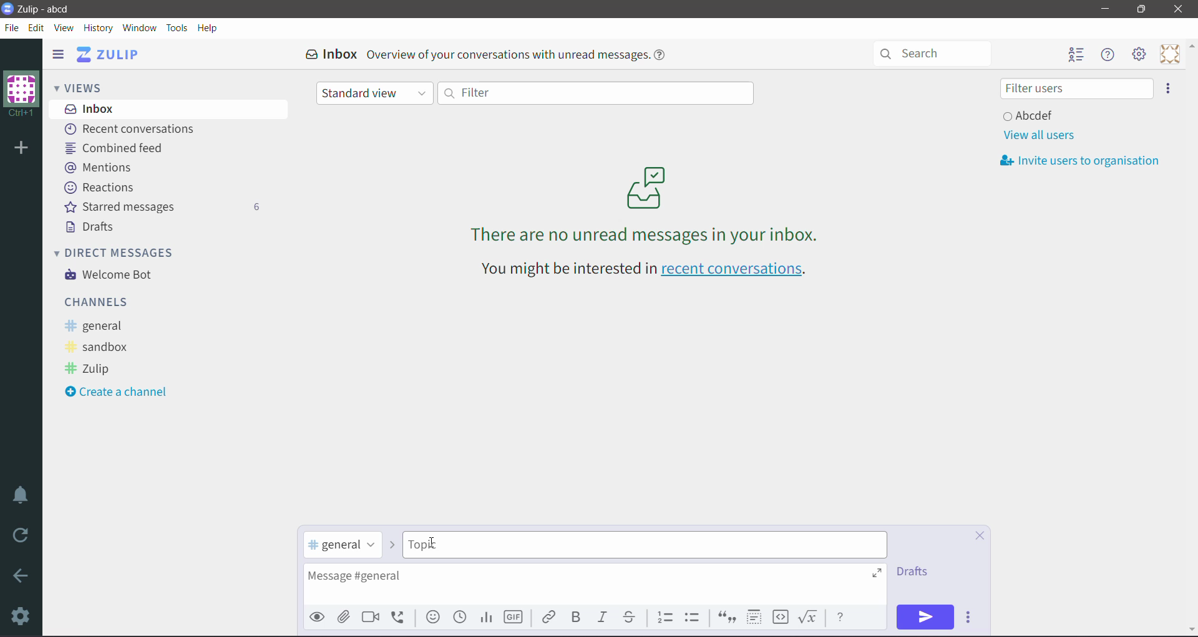 Image resolution: width=1198 pixels, height=637 pixels. What do you see at coordinates (402, 616) in the screenshot?
I see `Add voice call` at bounding box center [402, 616].